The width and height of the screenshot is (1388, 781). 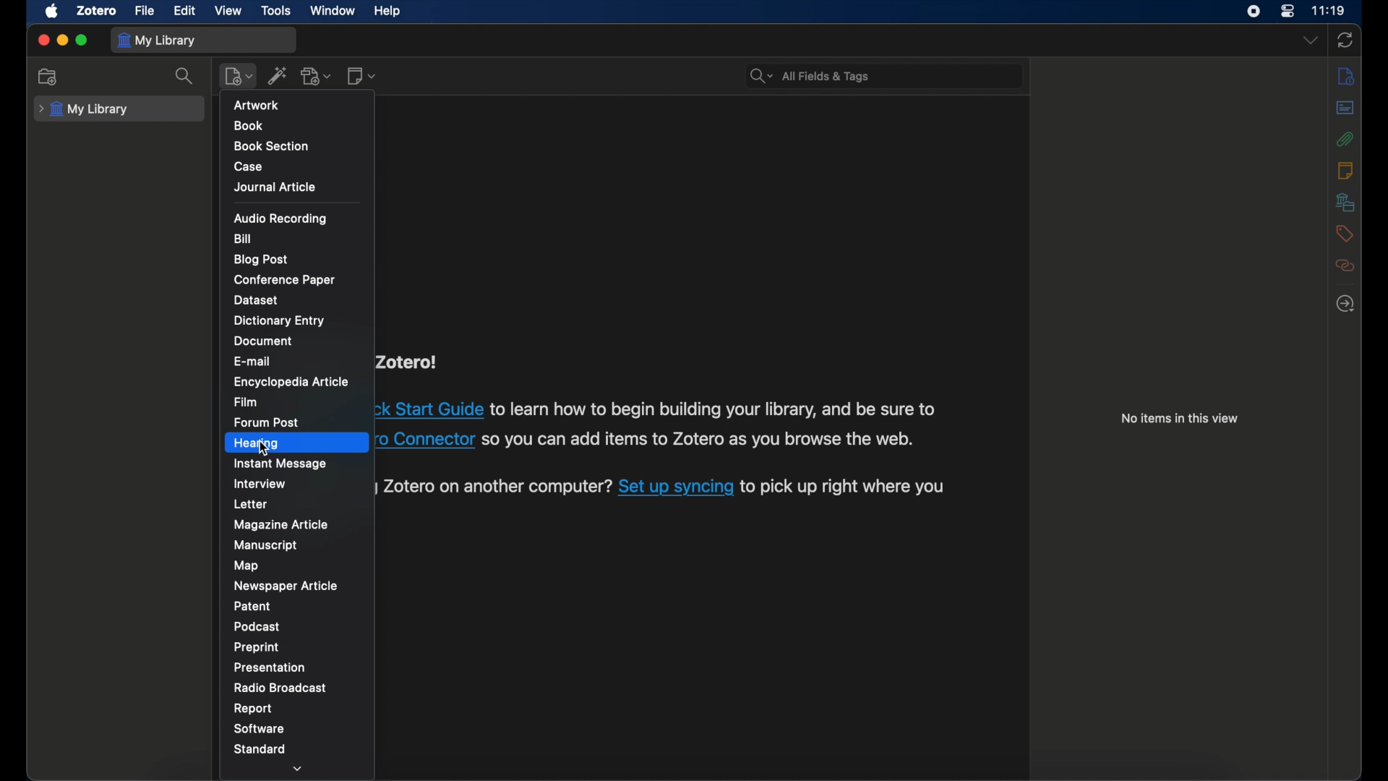 What do you see at coordinates (266, 422) in the screenshot?
I see `forum post` at bounding box center [266, 422].